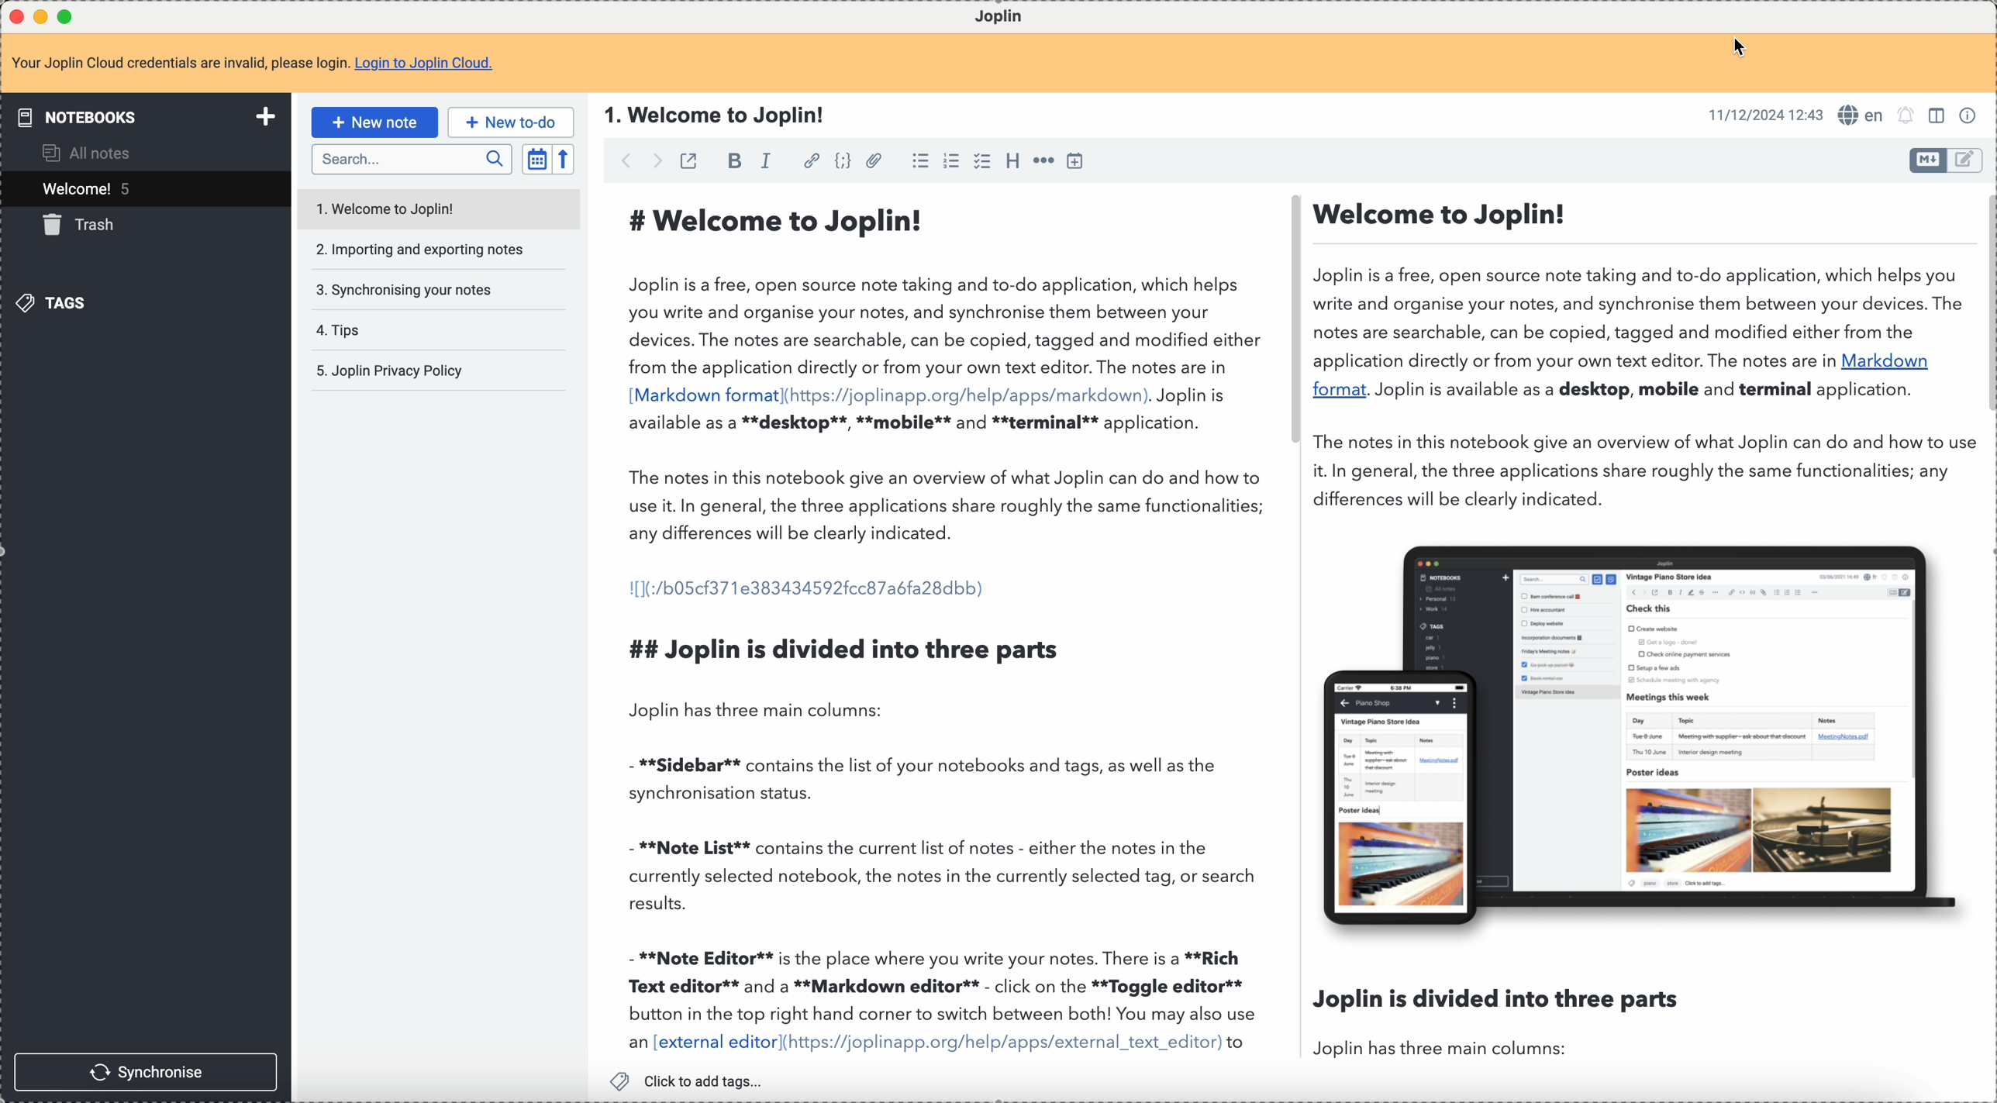  I want to click on reverse sort order, so click(567, 158).